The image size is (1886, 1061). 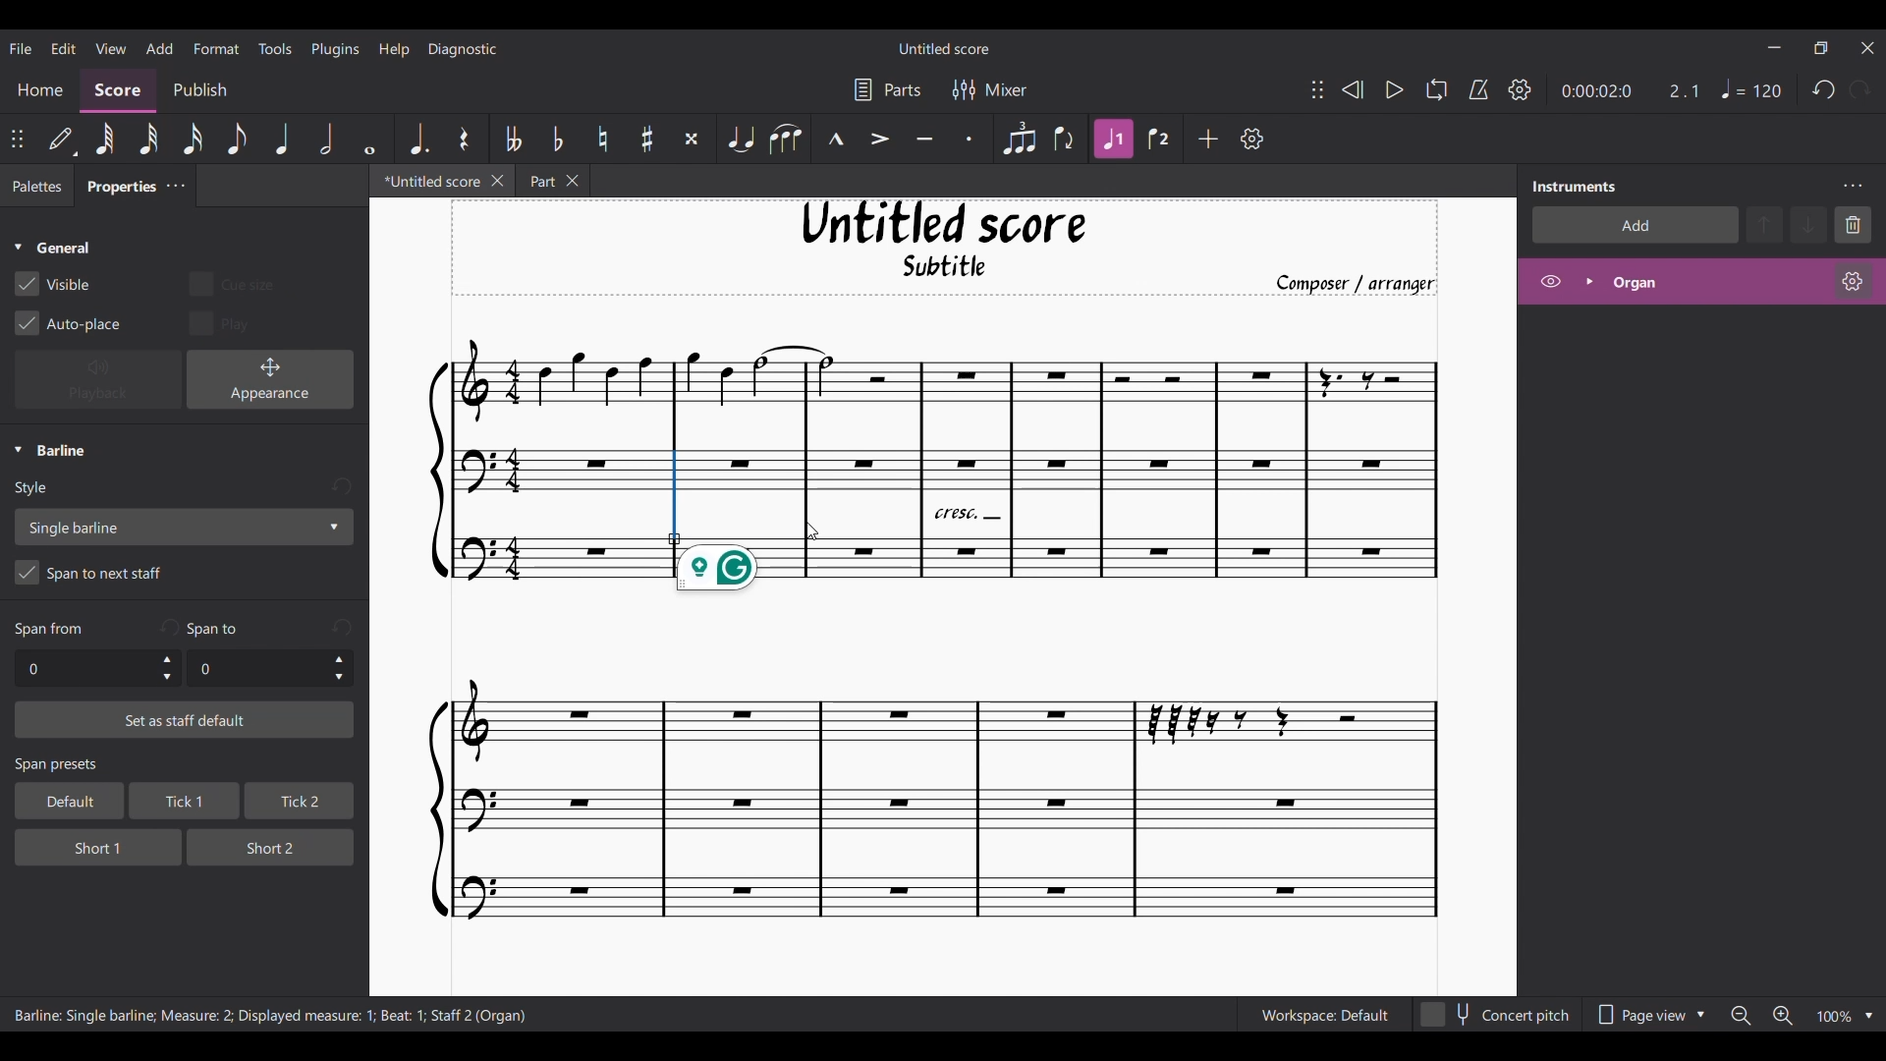 What do you see at coordinates (186, 766) in the screenshot?
I see `Span presets` at bounding box center [186, 766].